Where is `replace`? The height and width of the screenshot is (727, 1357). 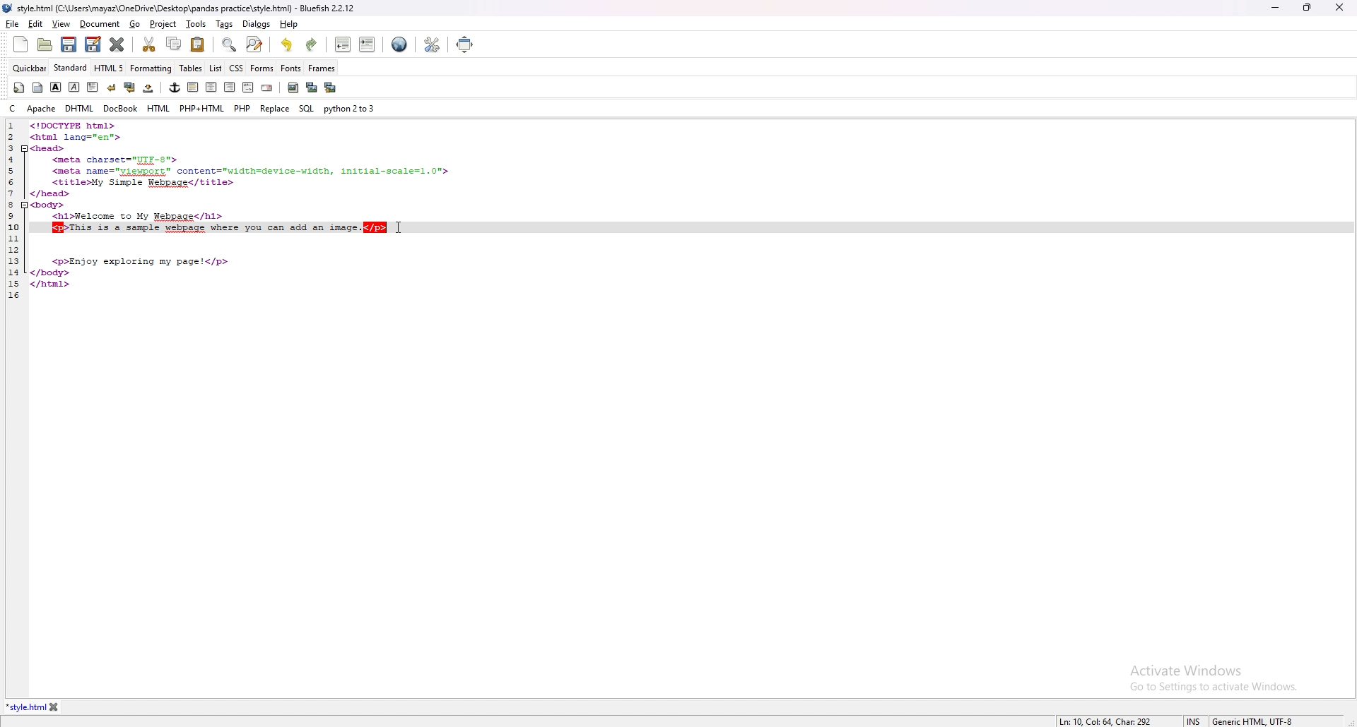 replace is located at coordinates (274, 109).